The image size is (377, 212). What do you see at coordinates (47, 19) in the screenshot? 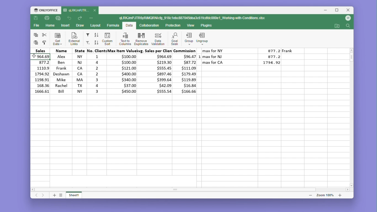
I see `Print file` at bounding box center [47, 19].